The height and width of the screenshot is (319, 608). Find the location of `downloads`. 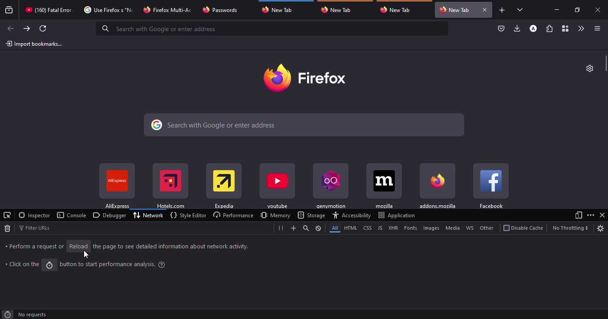

downloads is located at coordinates (517, 28).